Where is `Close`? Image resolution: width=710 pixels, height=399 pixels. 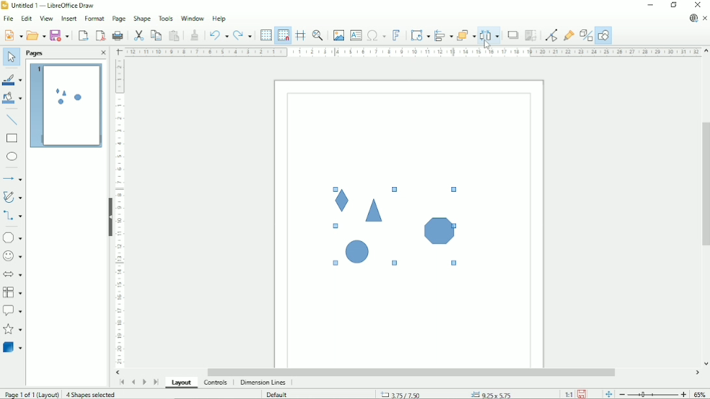 Close is located at coordinates (700, 5).